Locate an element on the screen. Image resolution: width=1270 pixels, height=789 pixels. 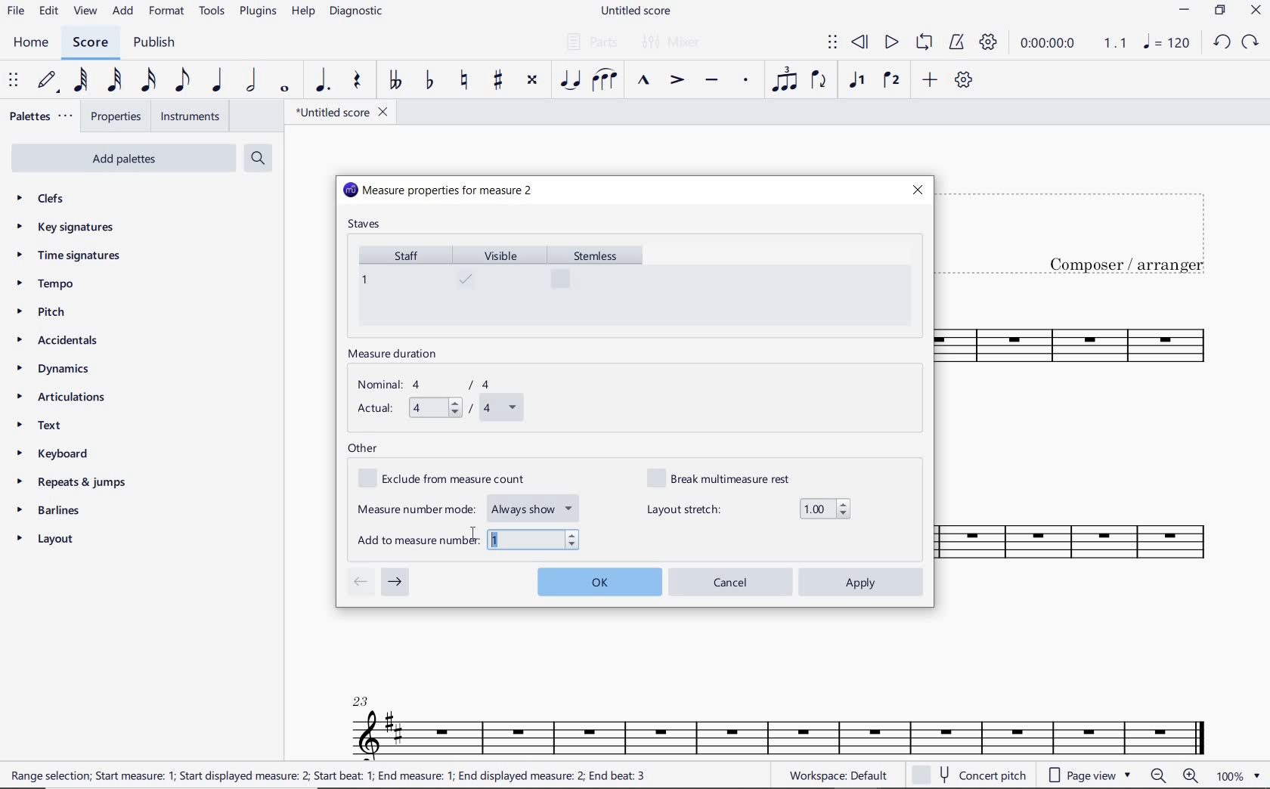
DYNAMICS is located at coordinates (60, 370).